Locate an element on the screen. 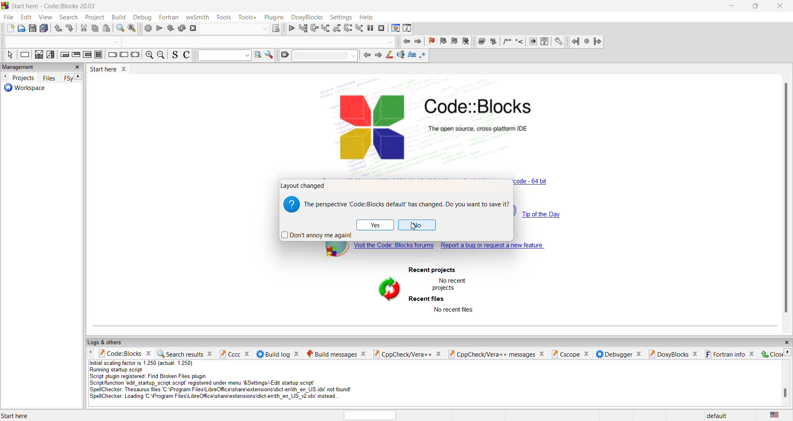 The width and height of the screenshot is (793, 421). highlight is located at coordinates (388, 55).